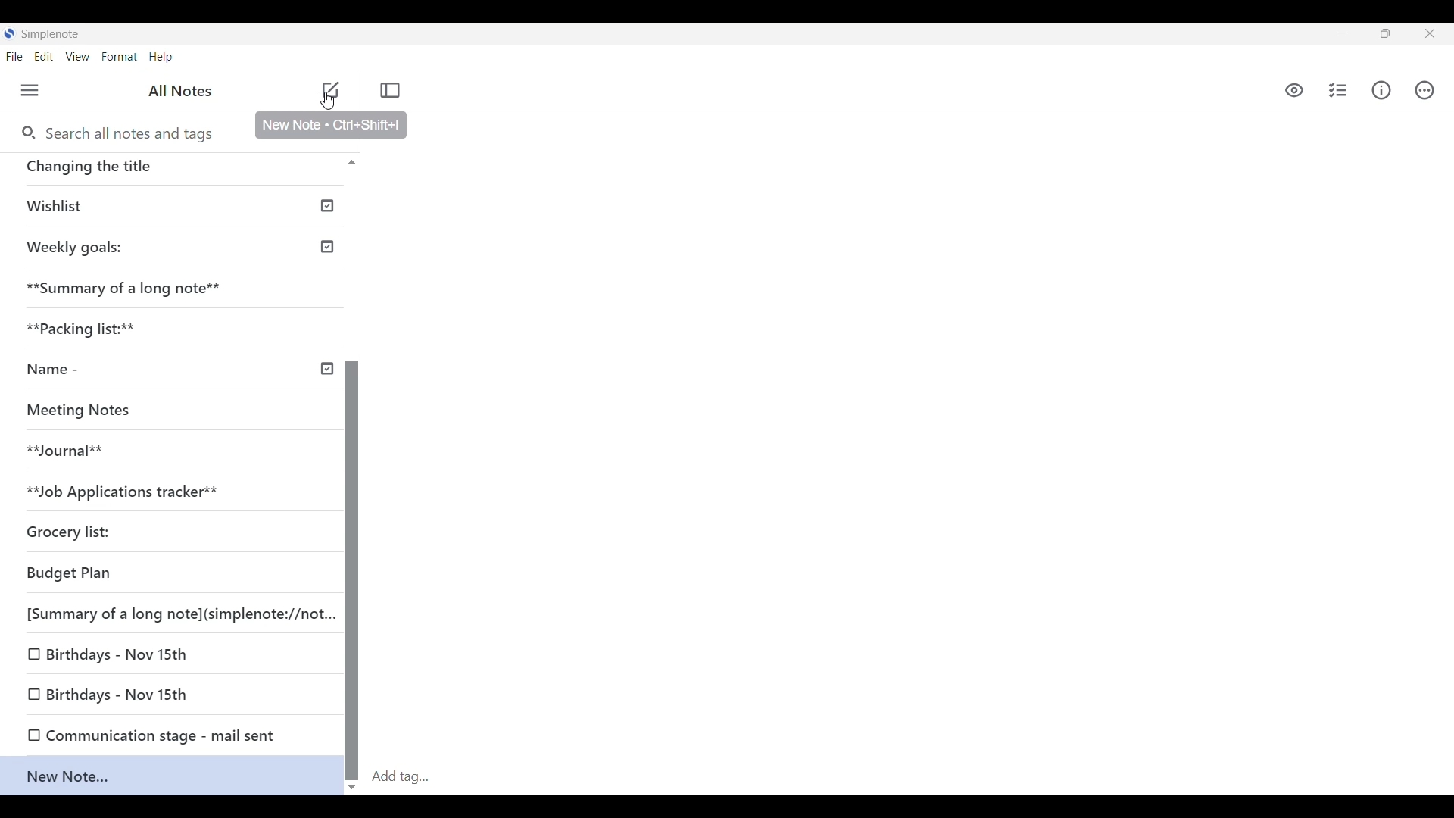  Describe the element at coordinates (62, 206) in the screenshot. I see `Wishlist` at that location.